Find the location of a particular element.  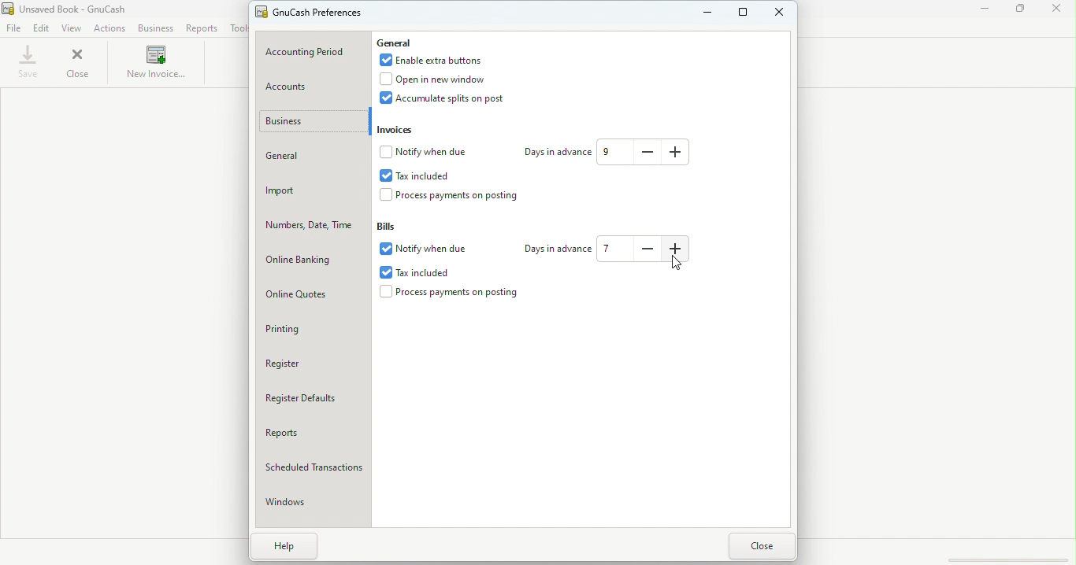

Accounts is located at coordinates (314, 88).